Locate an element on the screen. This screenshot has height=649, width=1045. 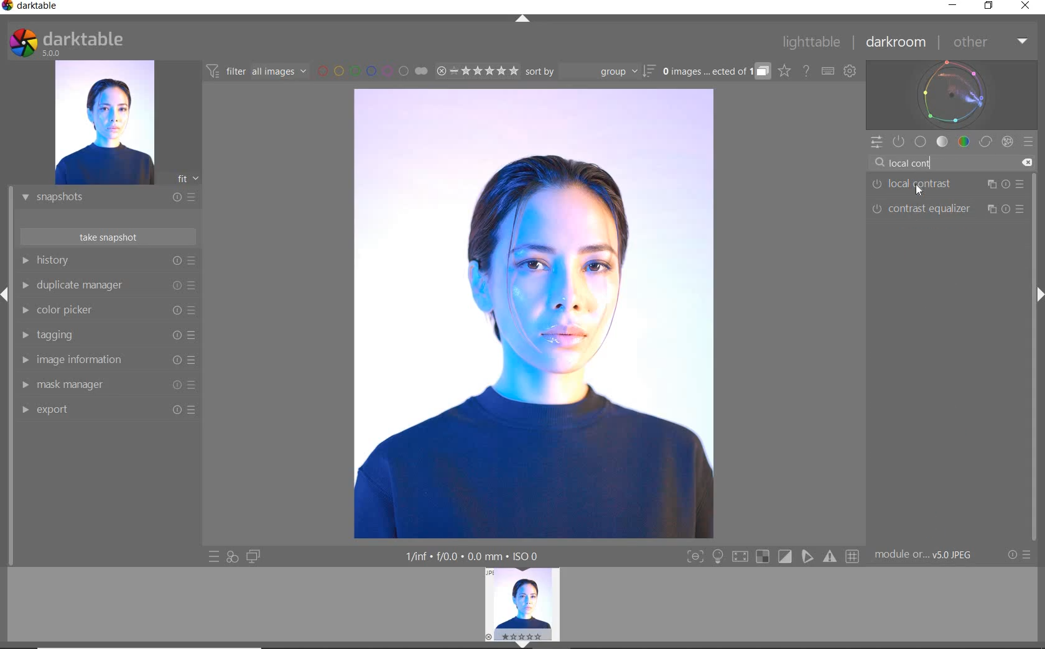
SNAPSHOTS is located at coordinates (103, 198).